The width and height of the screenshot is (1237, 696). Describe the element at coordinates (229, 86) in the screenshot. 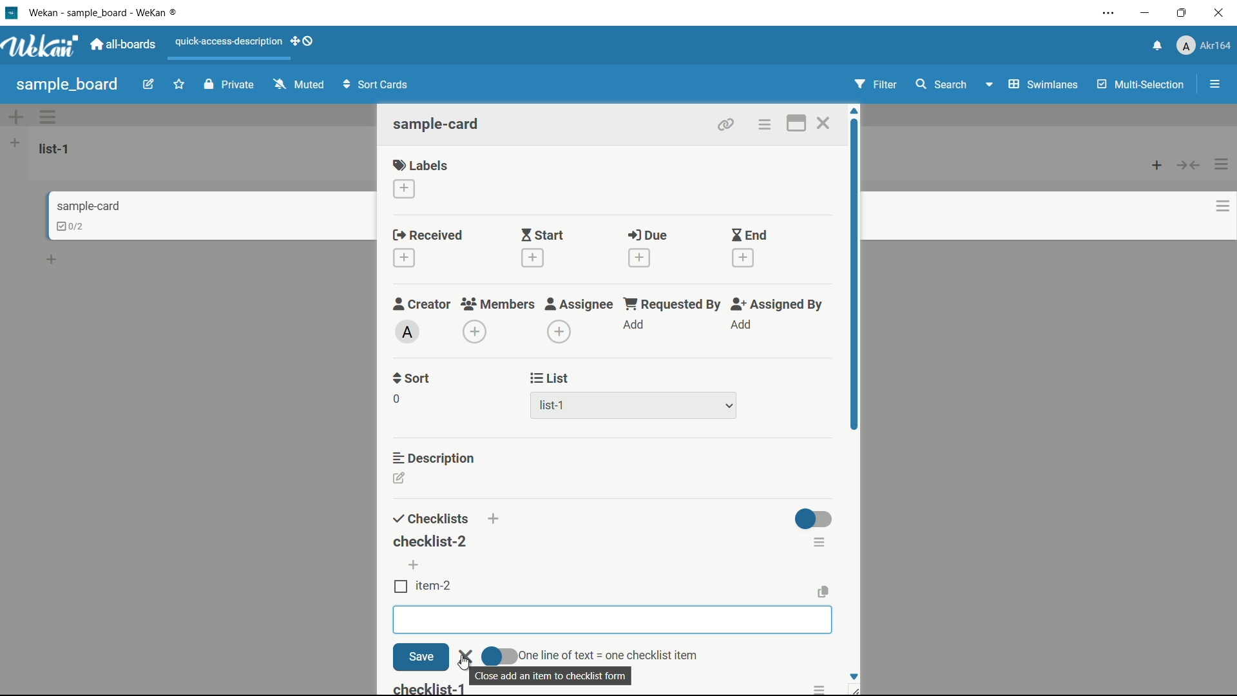

I see `private` at that location.